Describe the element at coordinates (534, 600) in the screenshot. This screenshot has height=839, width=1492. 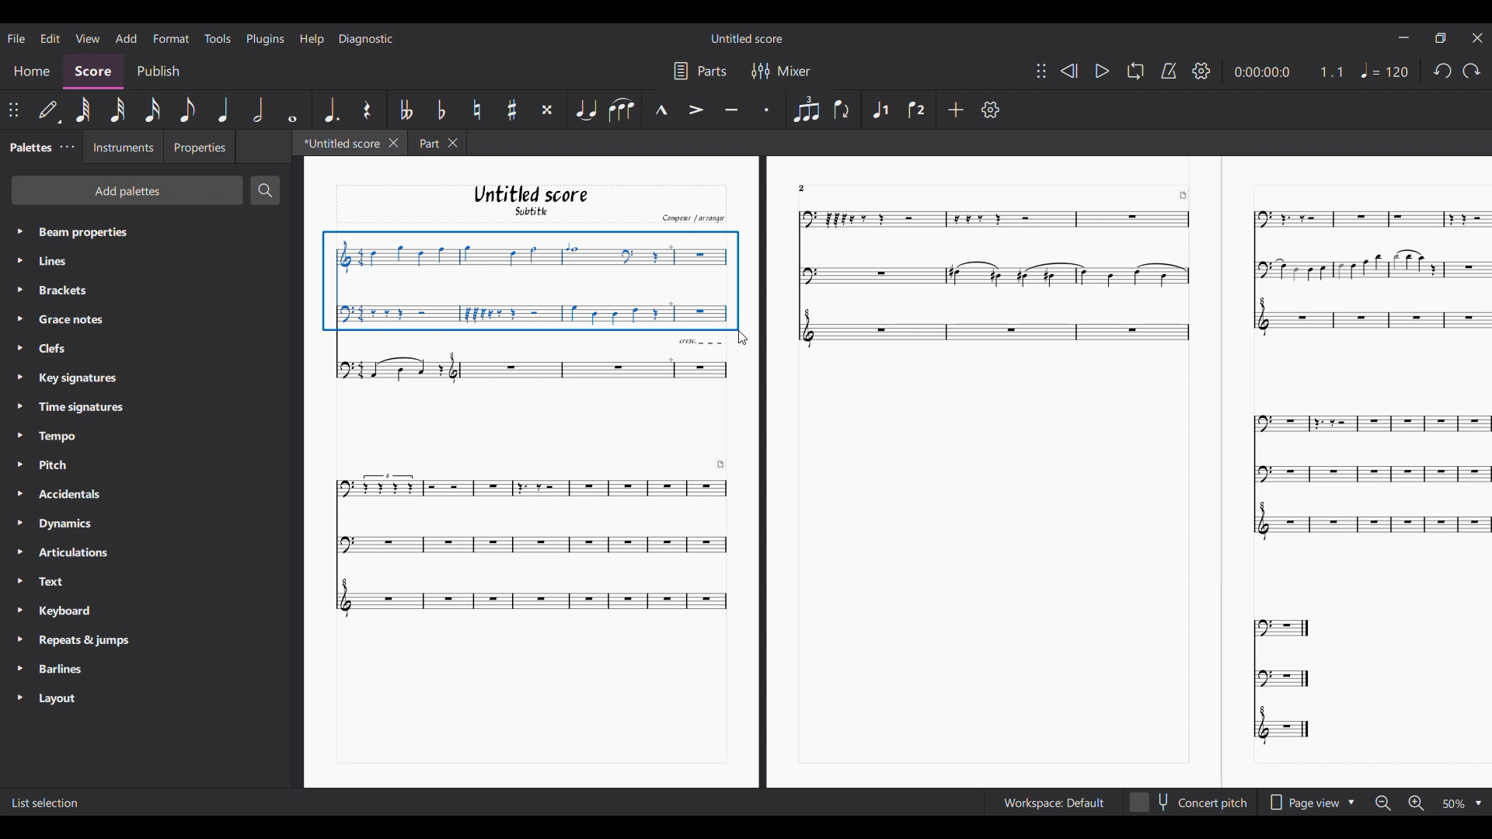
I see `` at that location.